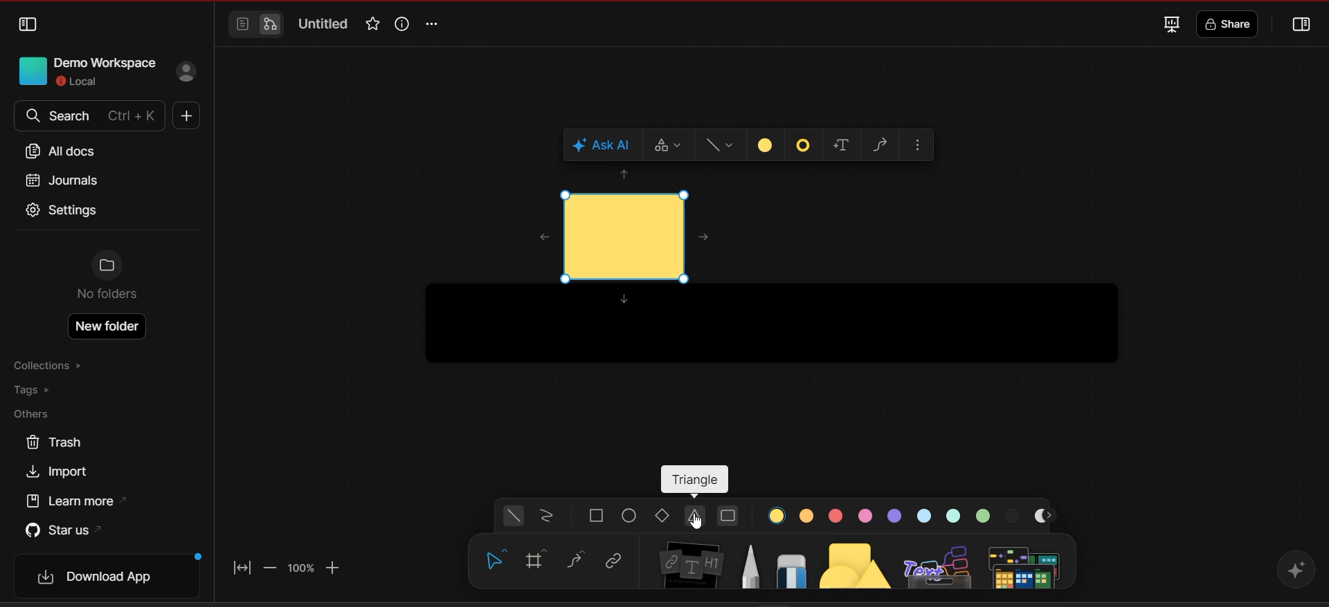 The height and width of the screenshot is (607, 1329). I want to click on eraser, so click(792, 567).